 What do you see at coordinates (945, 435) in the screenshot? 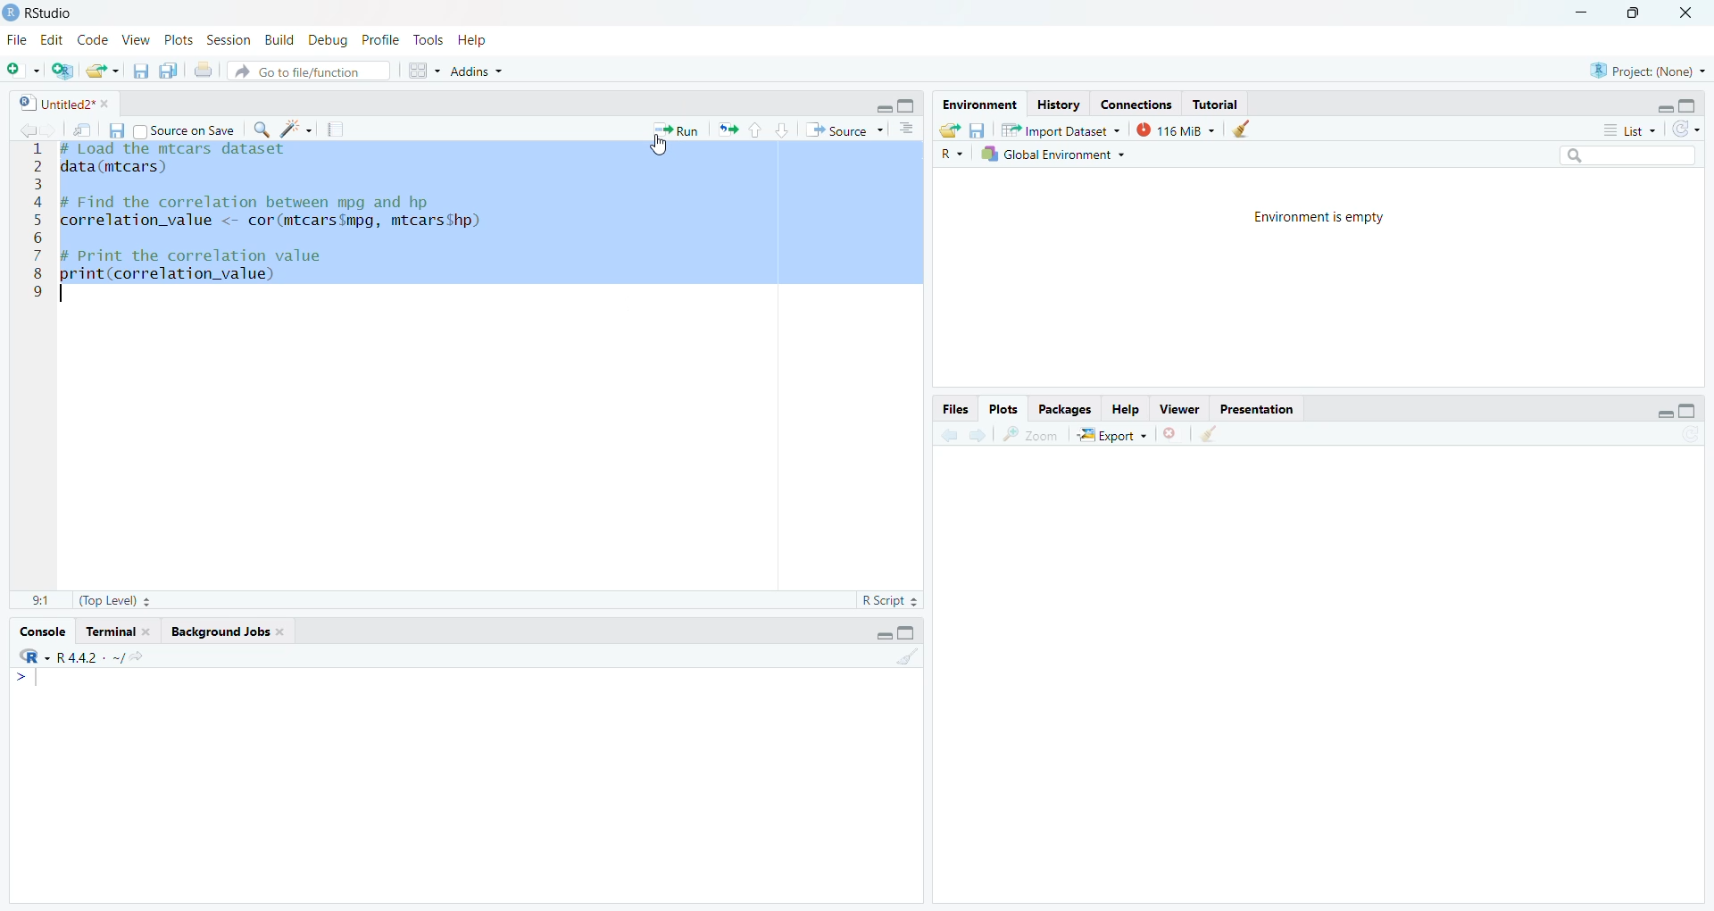
I see `Go back to the previous source location (Ctrl + F9)` at bounding box center [945, 435].